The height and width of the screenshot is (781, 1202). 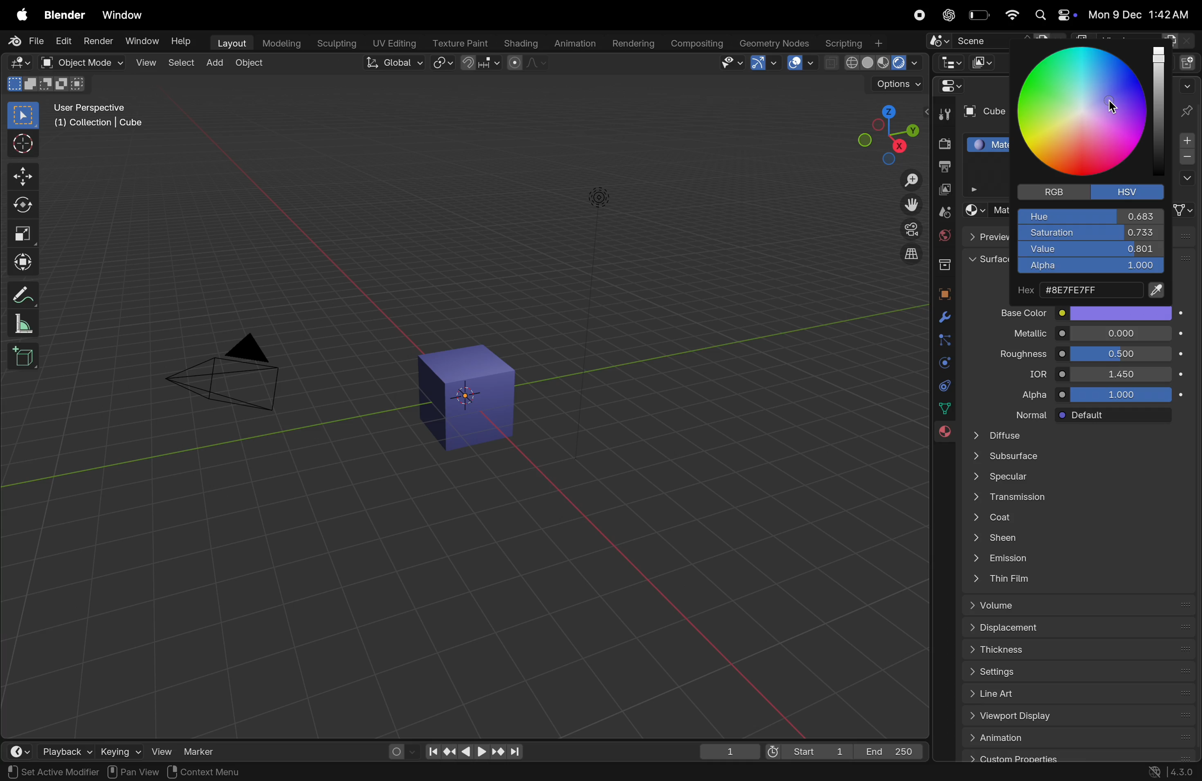 I want to click on Uv editing, so click(x=393, y=42).